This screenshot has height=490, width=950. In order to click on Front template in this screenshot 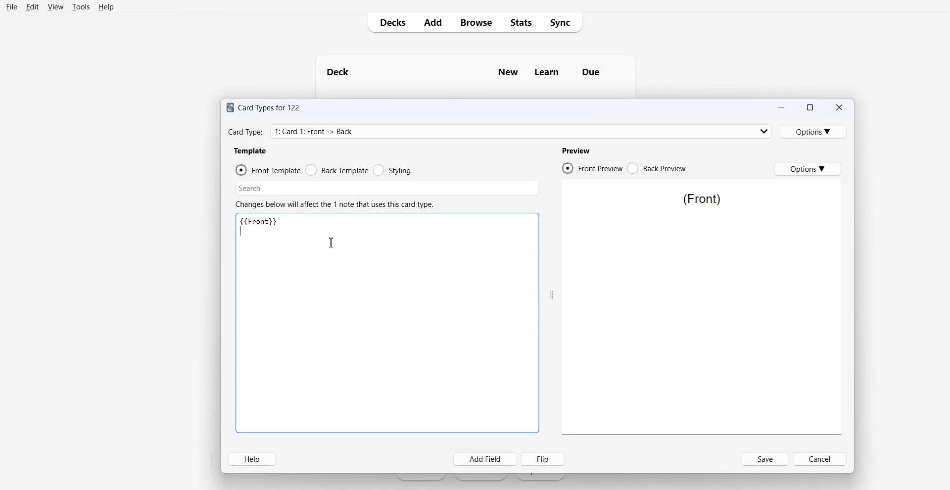, I will do `click(268, 170)`.